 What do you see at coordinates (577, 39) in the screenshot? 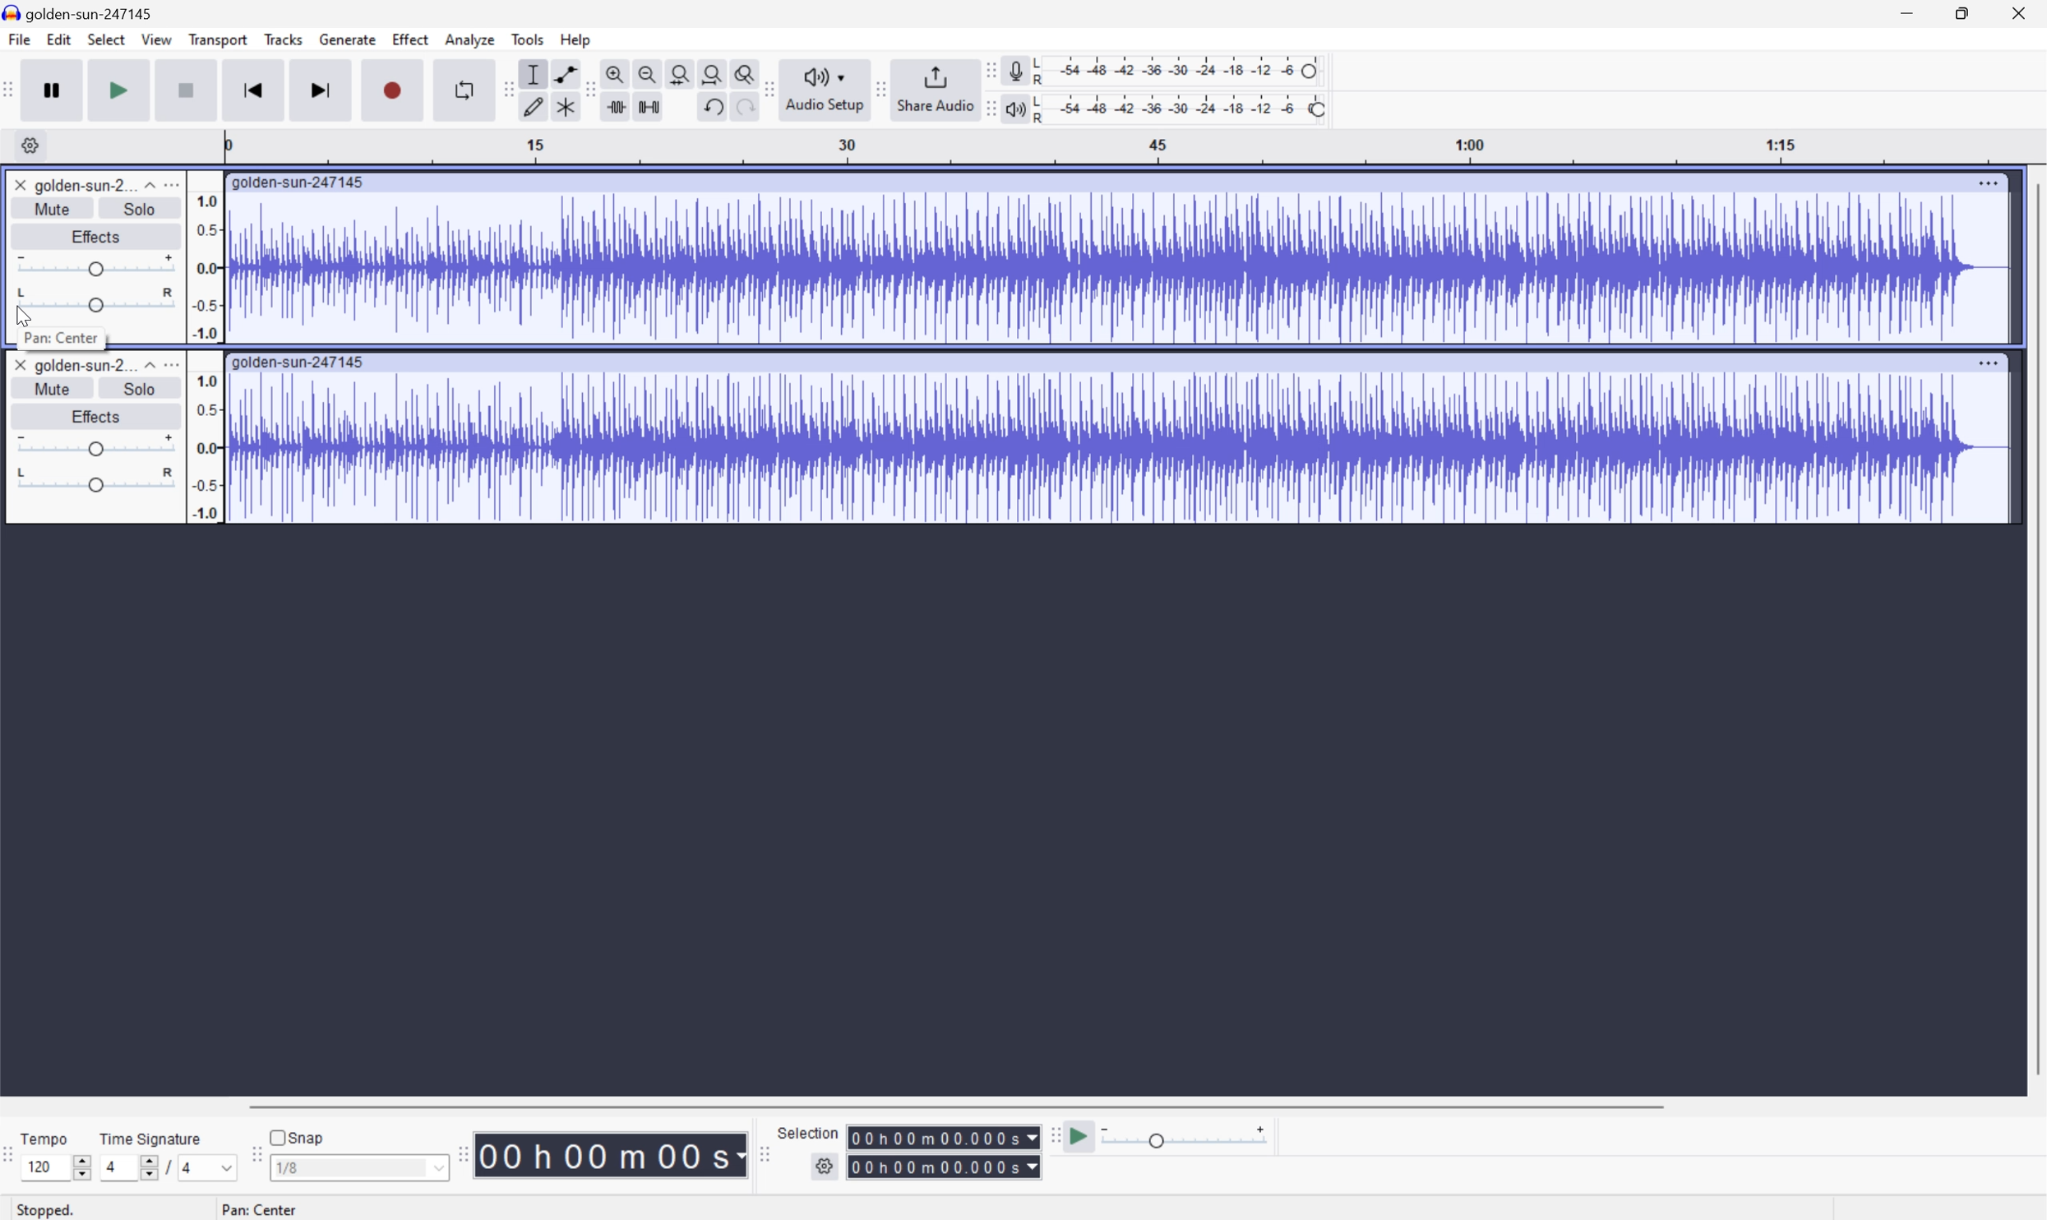
I see `Help` at bounding box center [577, 39].